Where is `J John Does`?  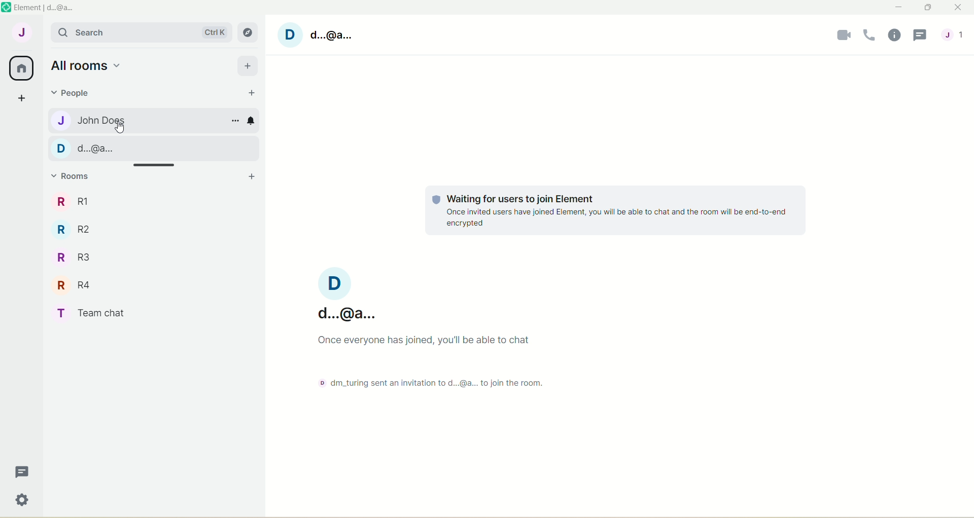 J John Does is located at coordinates (100, 121).